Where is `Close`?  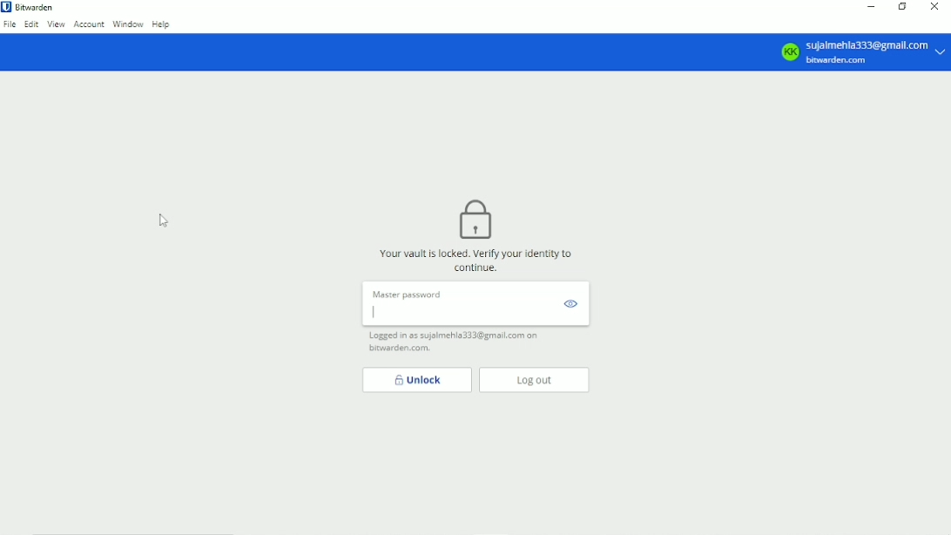
Close is located at coordinates (936, 8).